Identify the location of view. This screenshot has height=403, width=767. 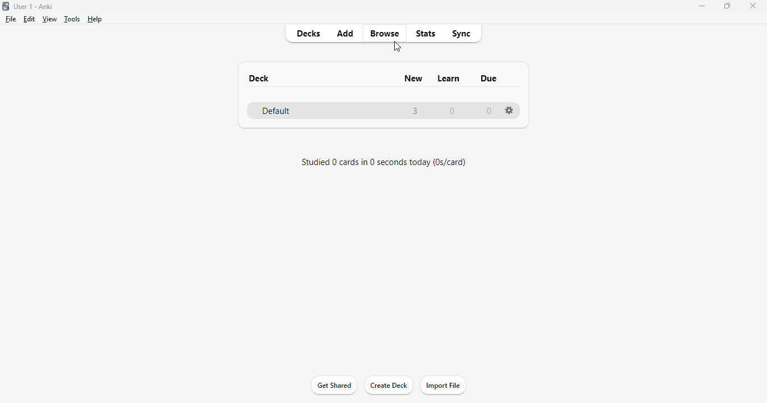
(49, 20).